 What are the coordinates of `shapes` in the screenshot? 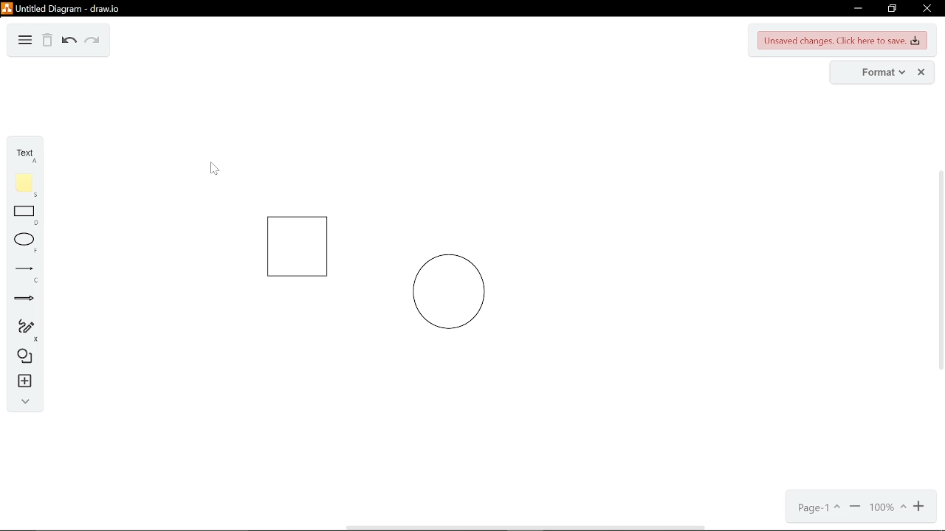 It's located at (22, 357).